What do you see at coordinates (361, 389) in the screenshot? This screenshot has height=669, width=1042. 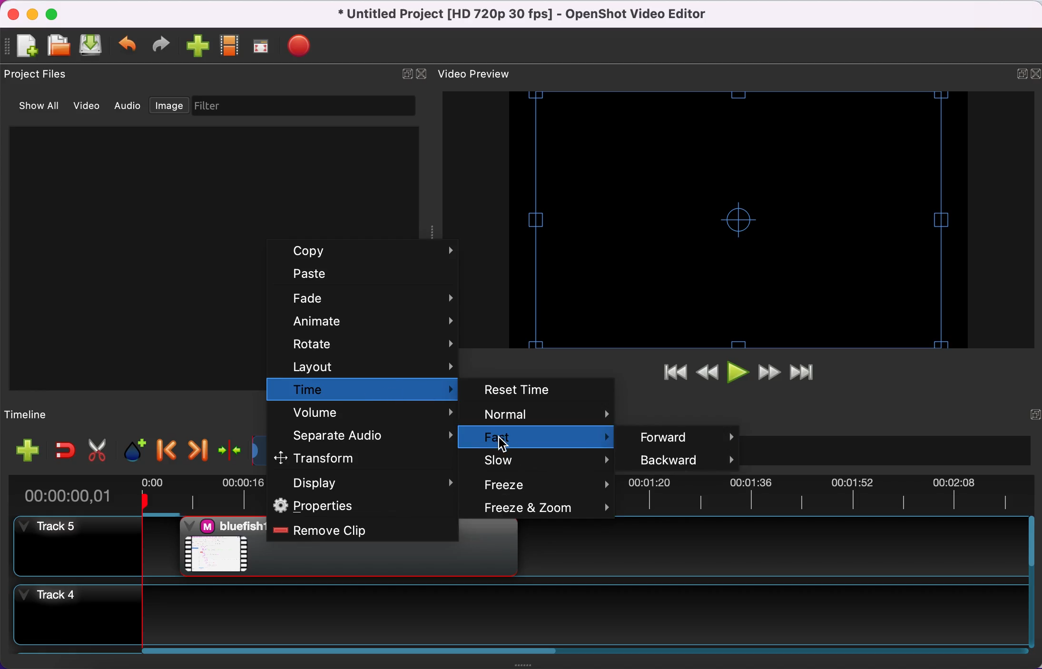 I see `time` at bounding box center [361, 389].